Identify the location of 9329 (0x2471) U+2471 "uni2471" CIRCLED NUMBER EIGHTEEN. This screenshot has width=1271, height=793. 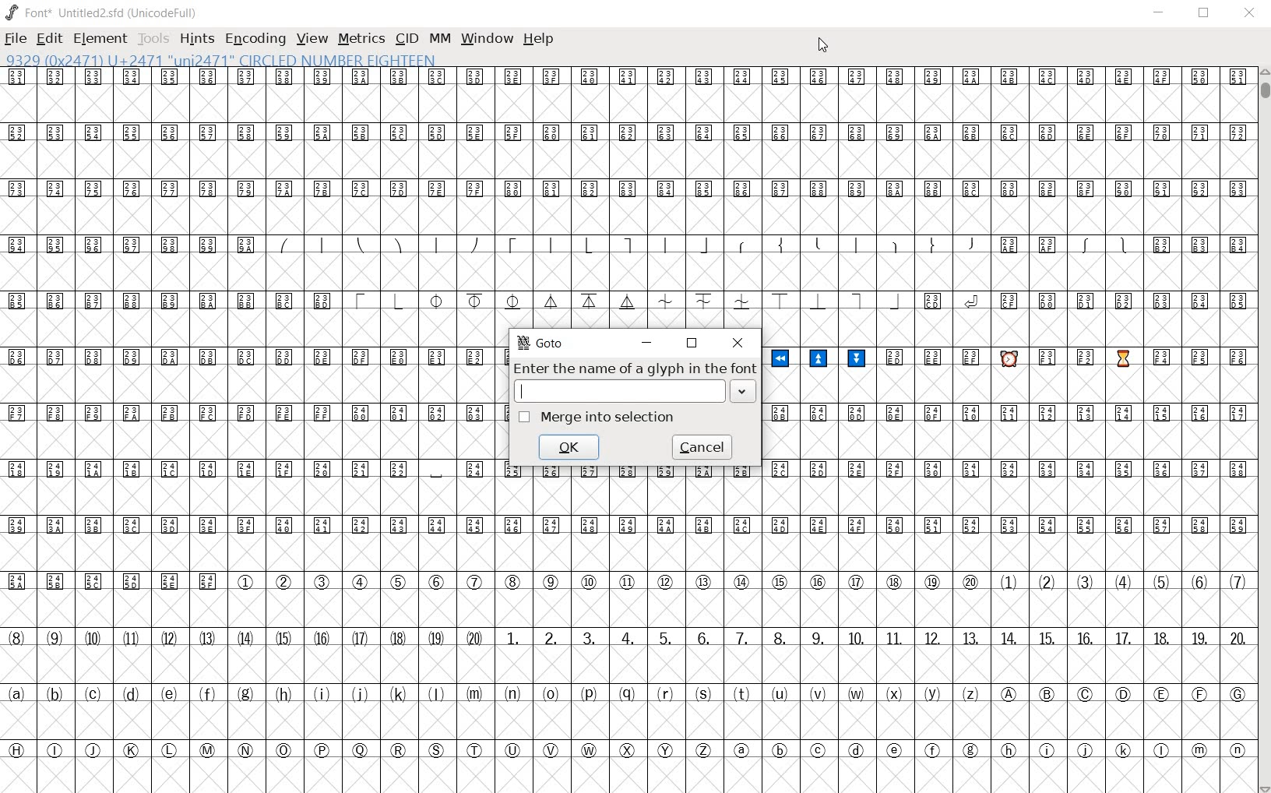
(224, 62).